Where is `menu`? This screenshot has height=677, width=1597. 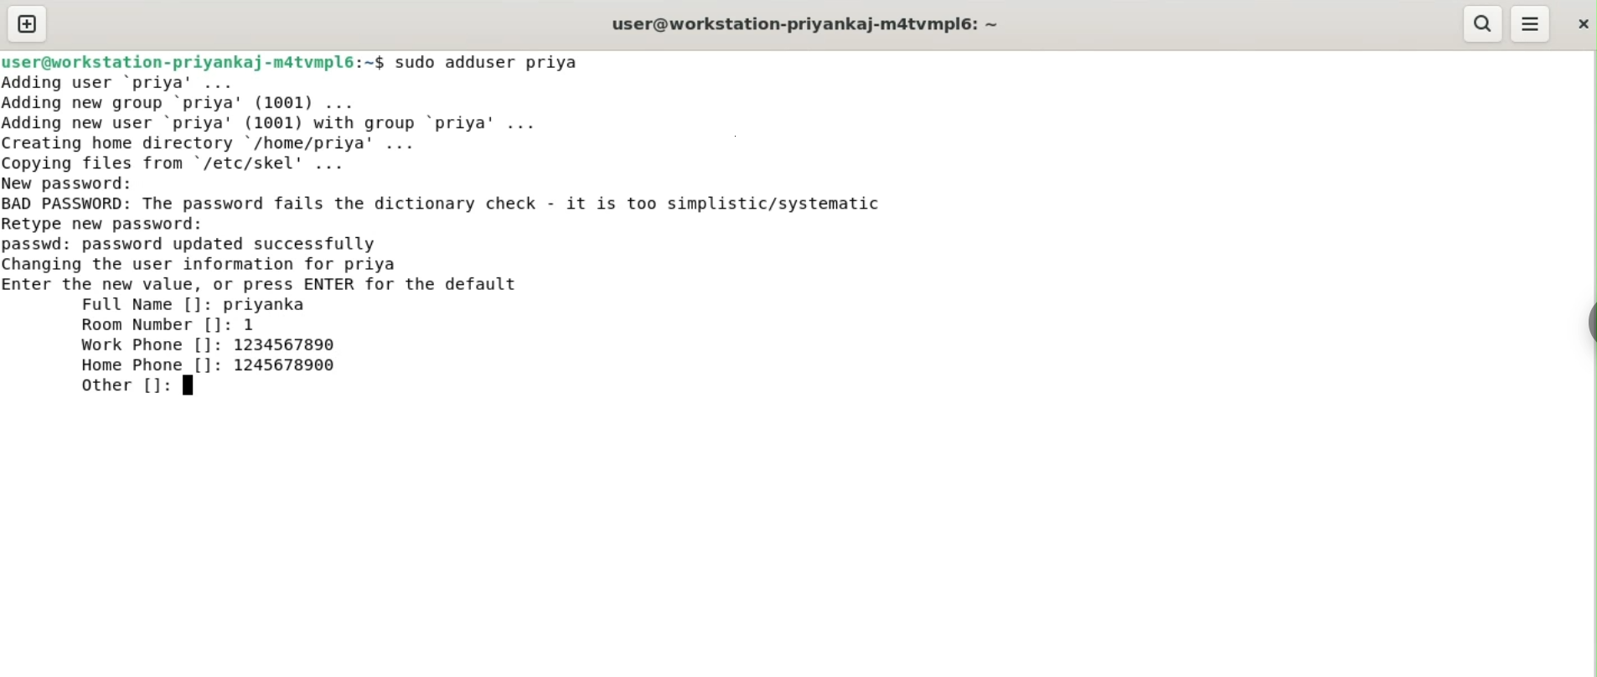
menu is located at coordinates (1532, 24).